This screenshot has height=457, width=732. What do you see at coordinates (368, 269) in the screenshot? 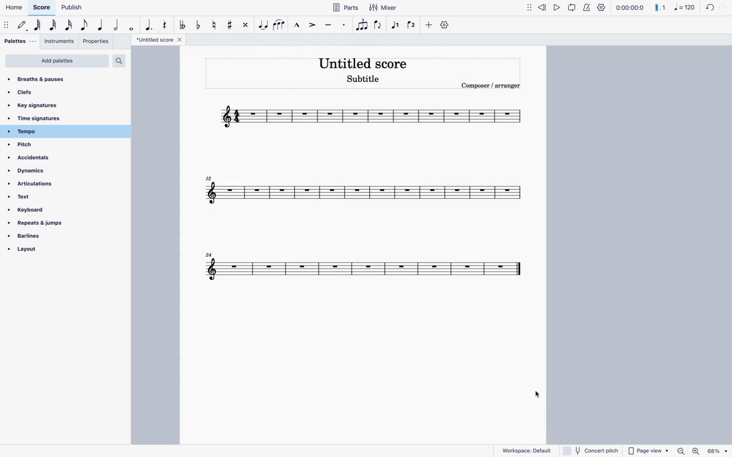
I see `new score` at bounding box center [368, 269].